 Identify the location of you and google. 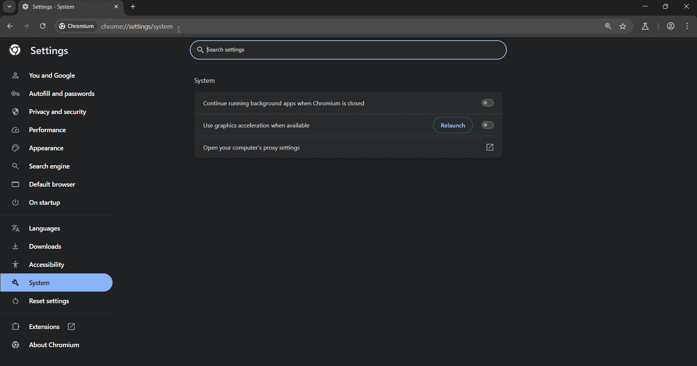
(43, 75).